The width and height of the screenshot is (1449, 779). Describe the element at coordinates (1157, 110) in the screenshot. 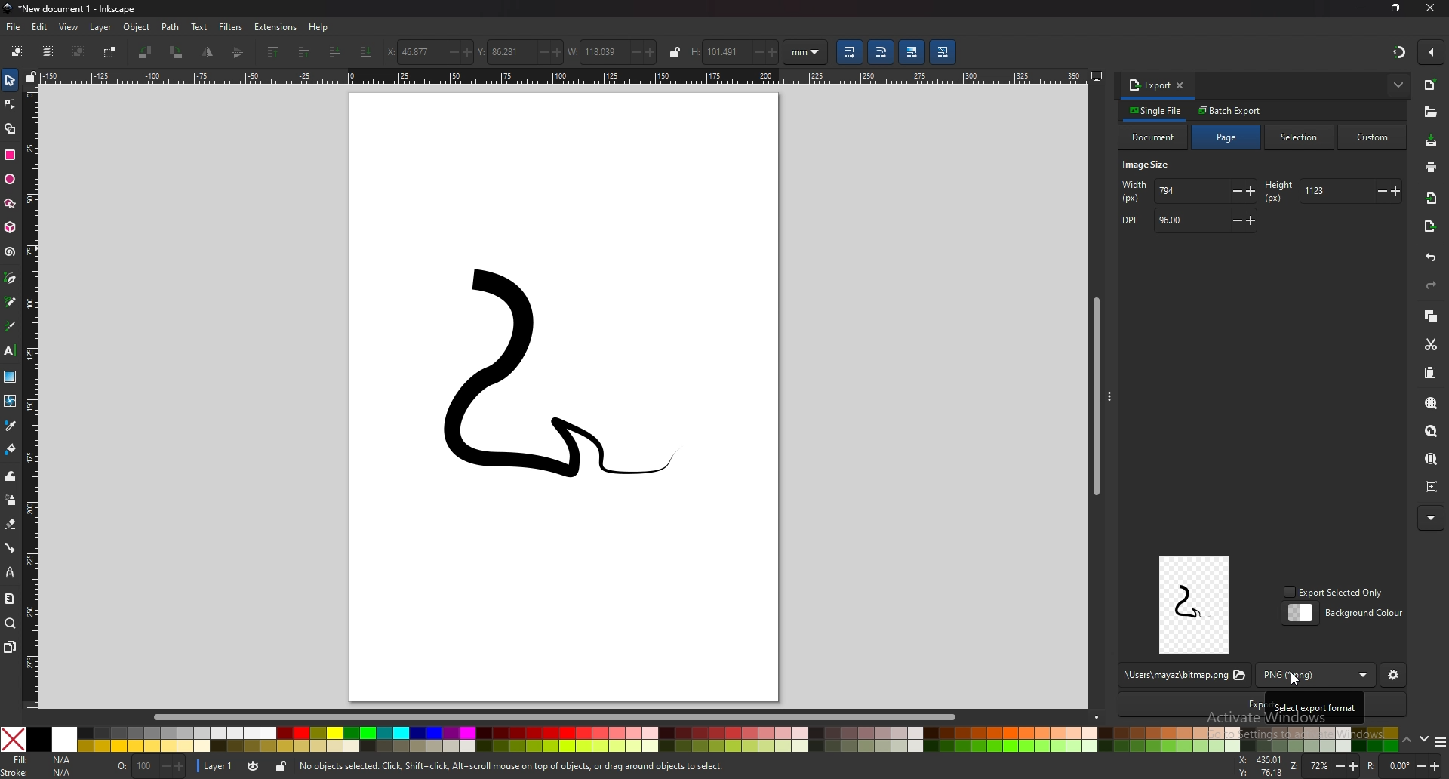

I see `single file` at that location.